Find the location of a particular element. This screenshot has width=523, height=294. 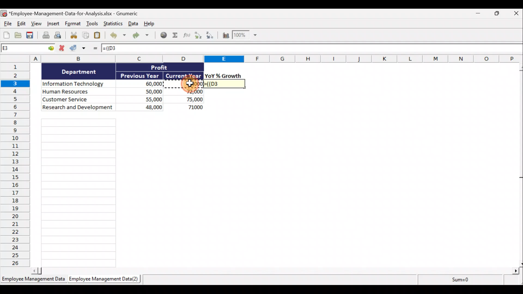

Scroll bar is located at coordinates (520, 165).